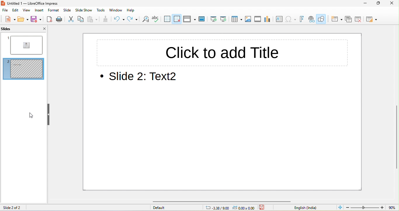 Image resolution: width=399 pixels, height=211 pixels. What do you see at coordinates (115, 11) in the screenshot?
I see `window` at bounding box center [115, 11].